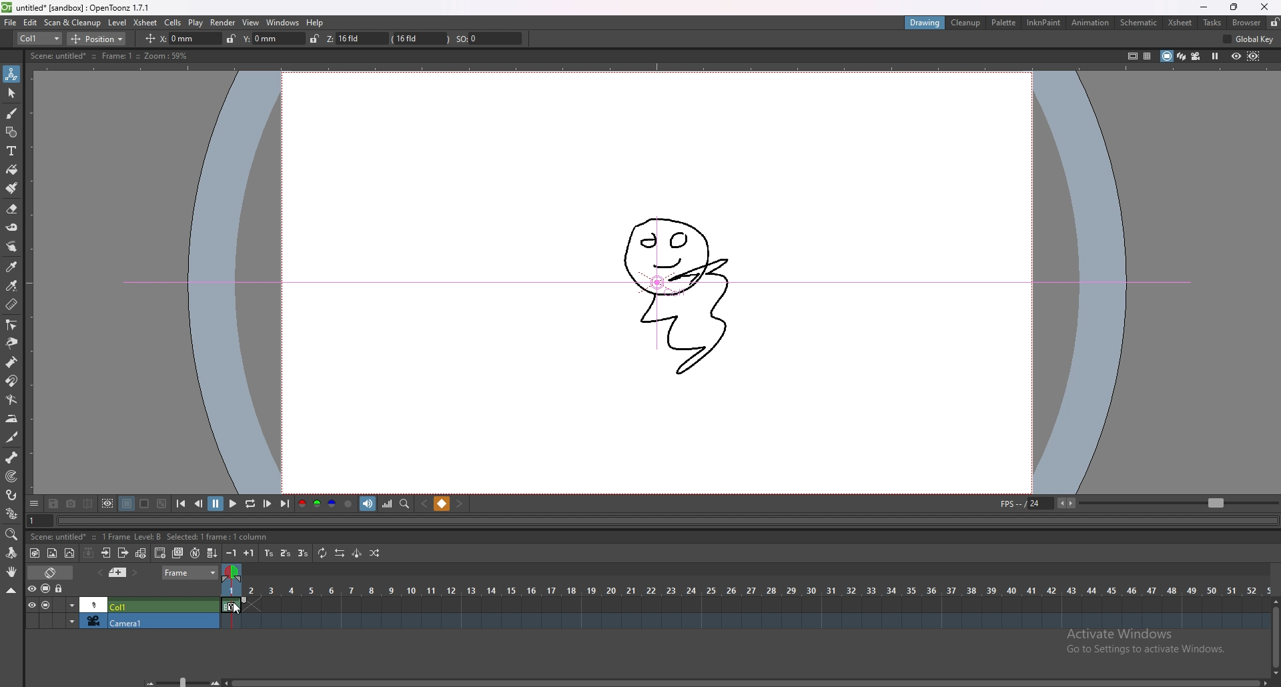 This screenshot has height=687, width=1281. I want to click on field guide, so click(1147, 56).